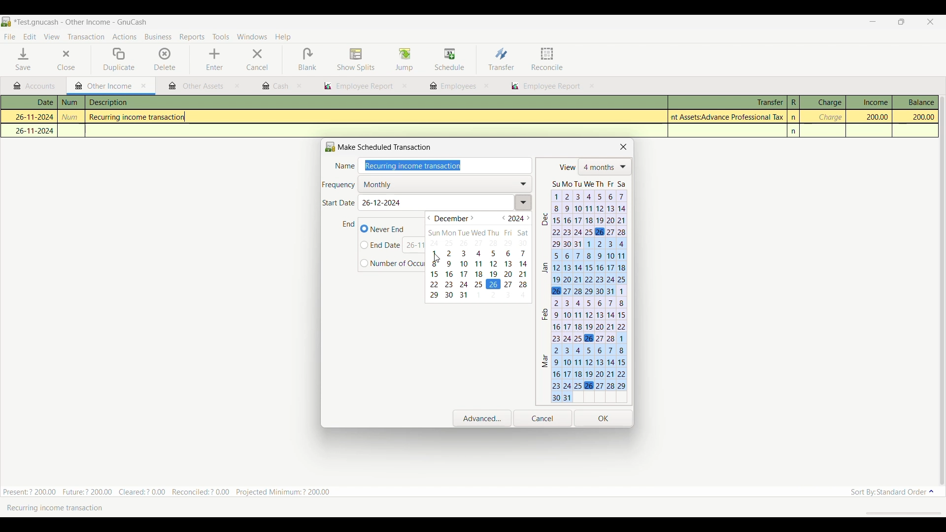 The width and height of the screenshot is (946, 532). I want to click on Selected frequency reflecting, so click(447, 184).